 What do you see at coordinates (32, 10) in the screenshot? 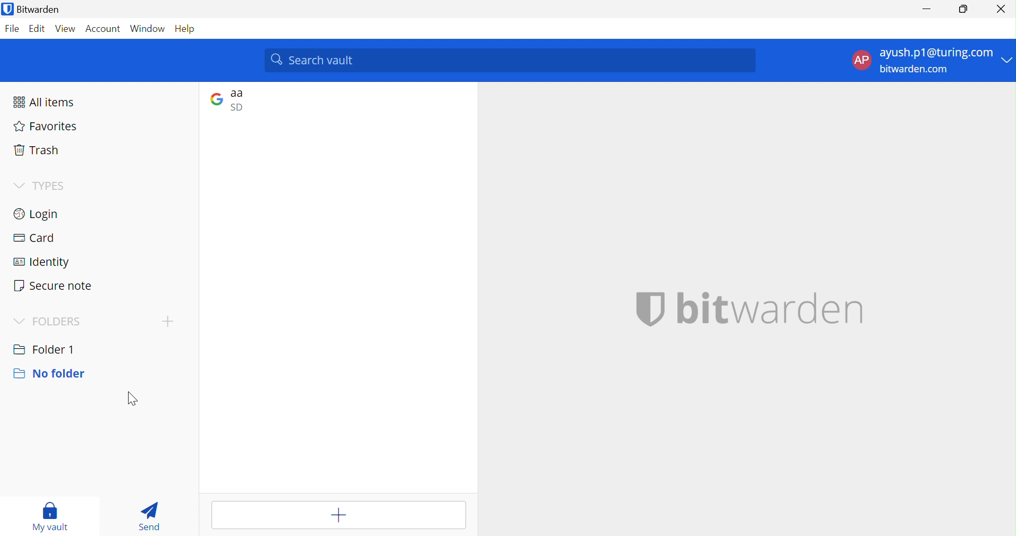
I see `` at bounding box center [32, 10].